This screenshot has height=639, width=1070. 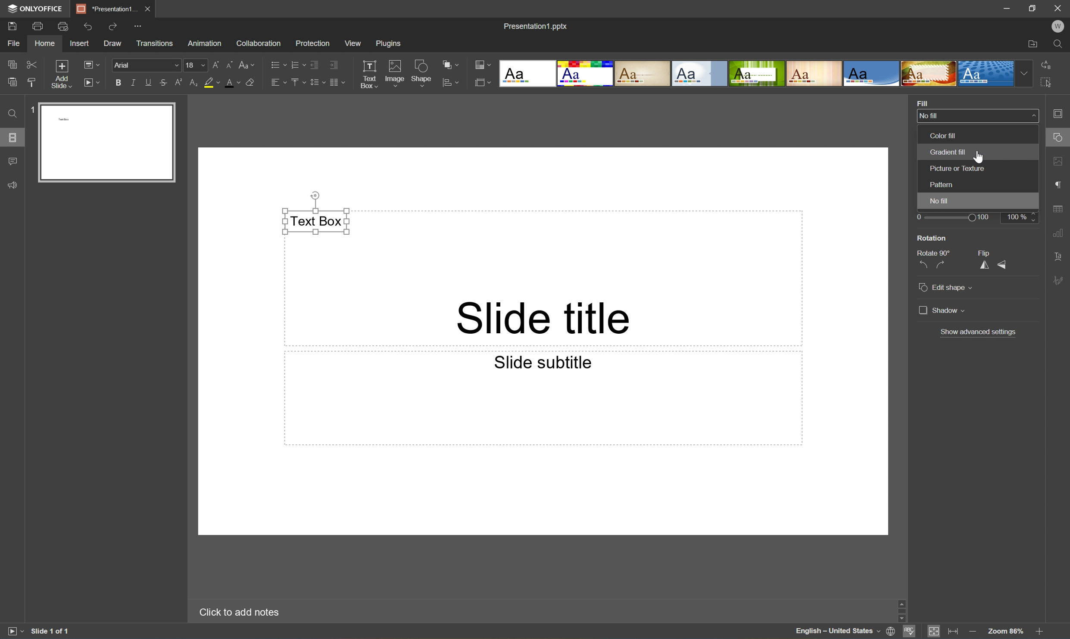 What do you see at coordinates (148, 9) in the screenshot?
I see `Close` at bounding box center [148, 9].